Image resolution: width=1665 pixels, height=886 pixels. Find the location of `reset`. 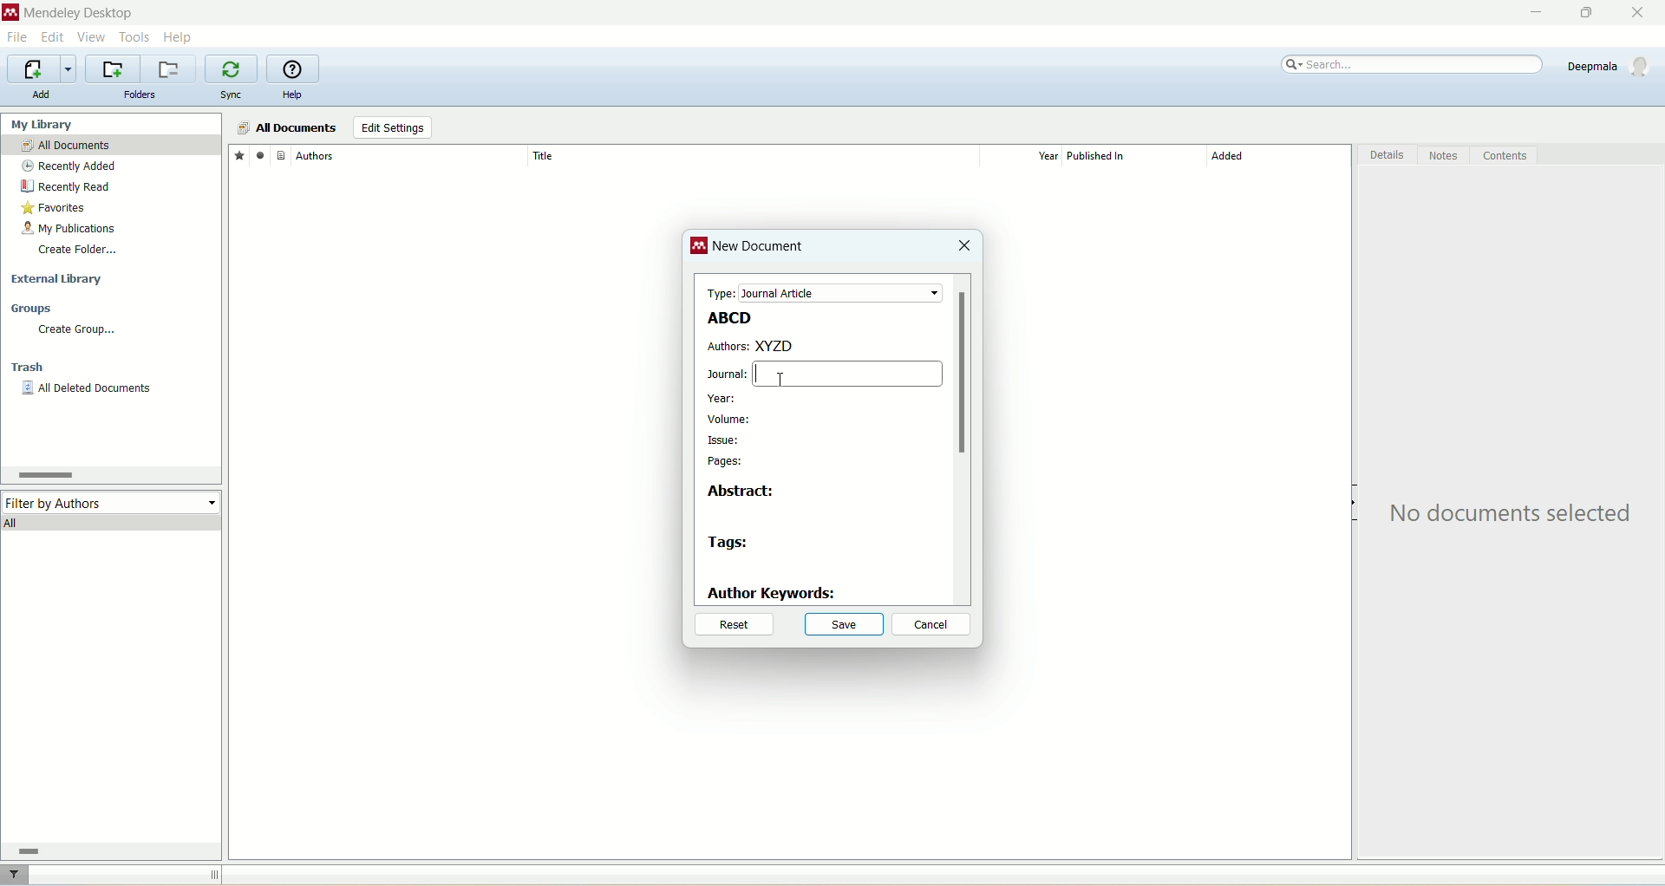

reset is located at coordinates (732, 626).